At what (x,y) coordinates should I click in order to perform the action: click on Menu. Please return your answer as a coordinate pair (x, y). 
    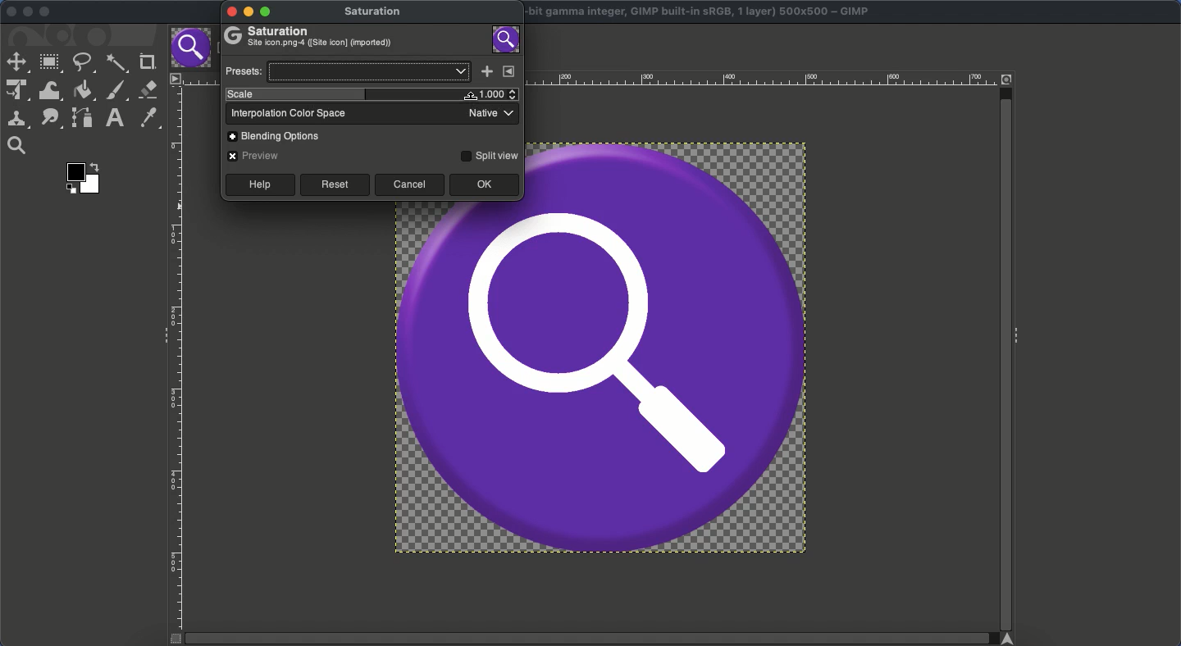
    Looking at the image, I should click on (509, 71).